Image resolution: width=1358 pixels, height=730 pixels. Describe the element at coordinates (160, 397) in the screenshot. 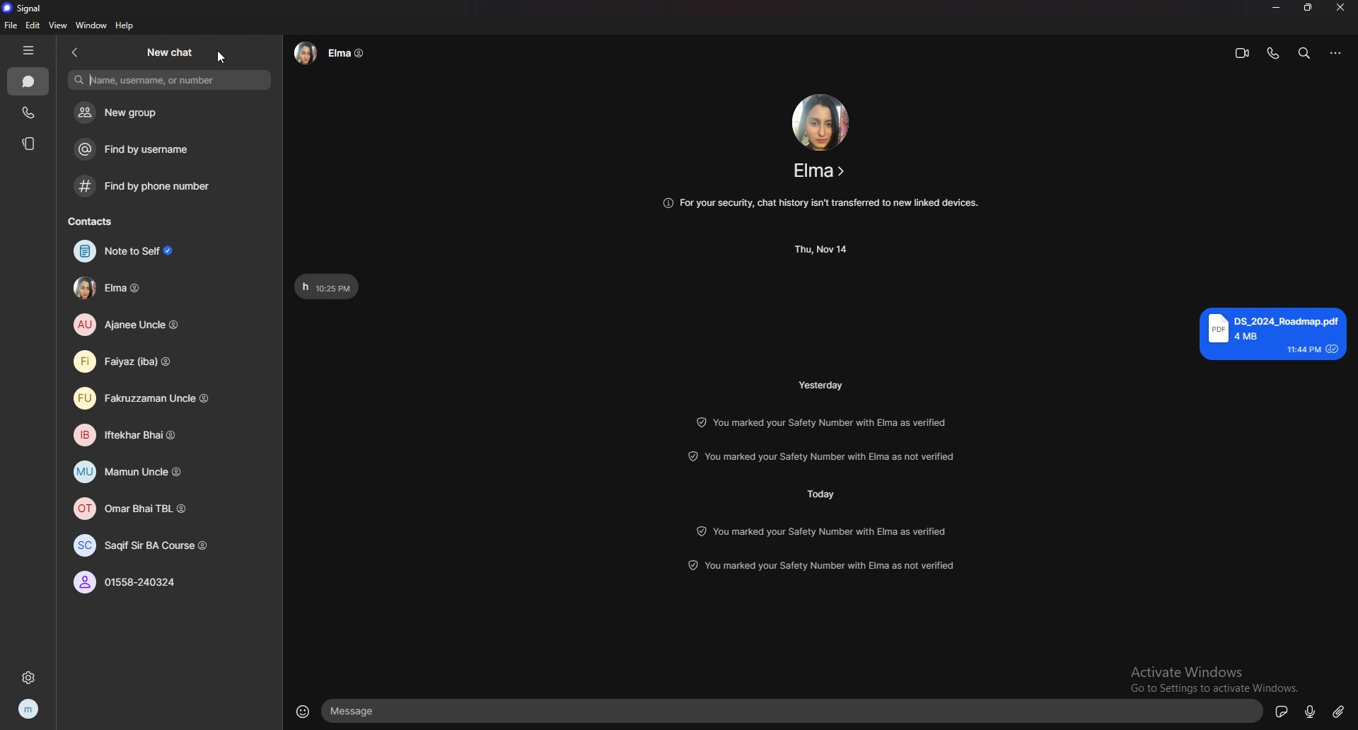

I see `contact` at that location.